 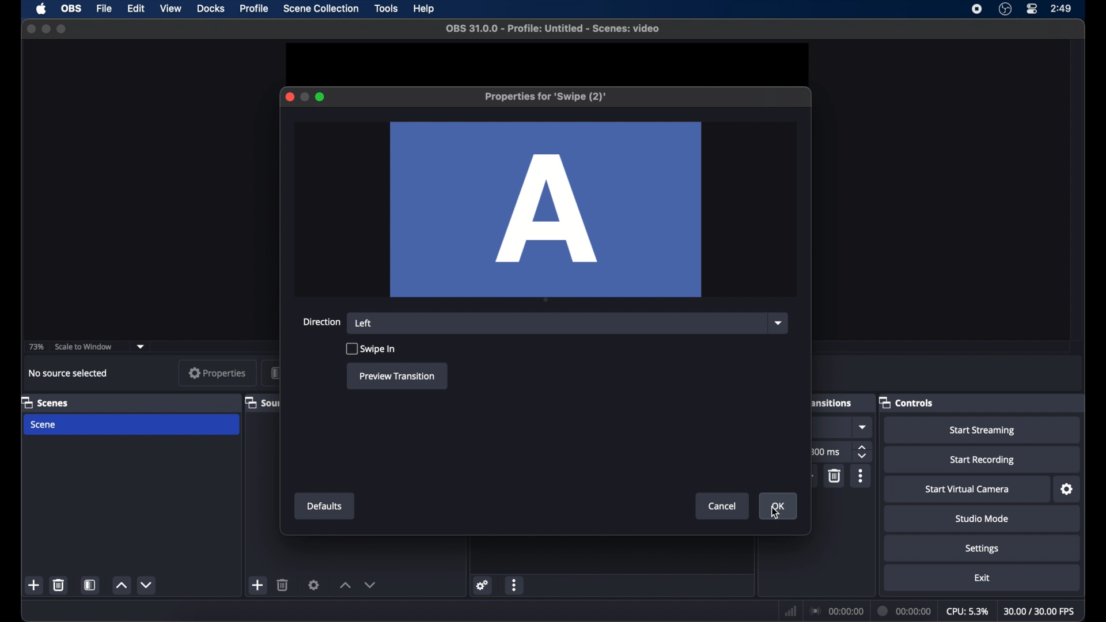 What do you see at coordinates (46, 29) in the screenshot?
I see `minimize` at bounding box center [46, 29].